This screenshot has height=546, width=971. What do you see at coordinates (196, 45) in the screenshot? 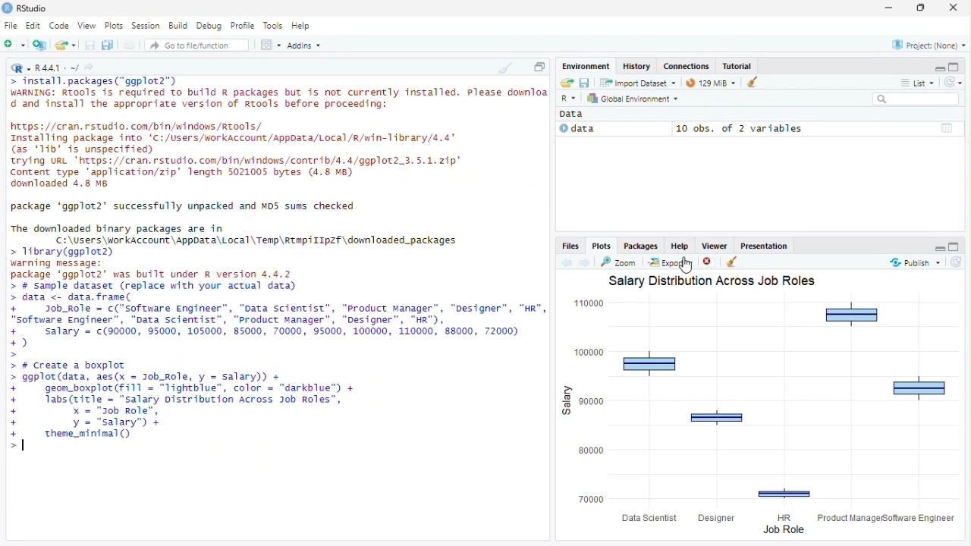
I see `Go to file/function` at bounding box center [196, 45].